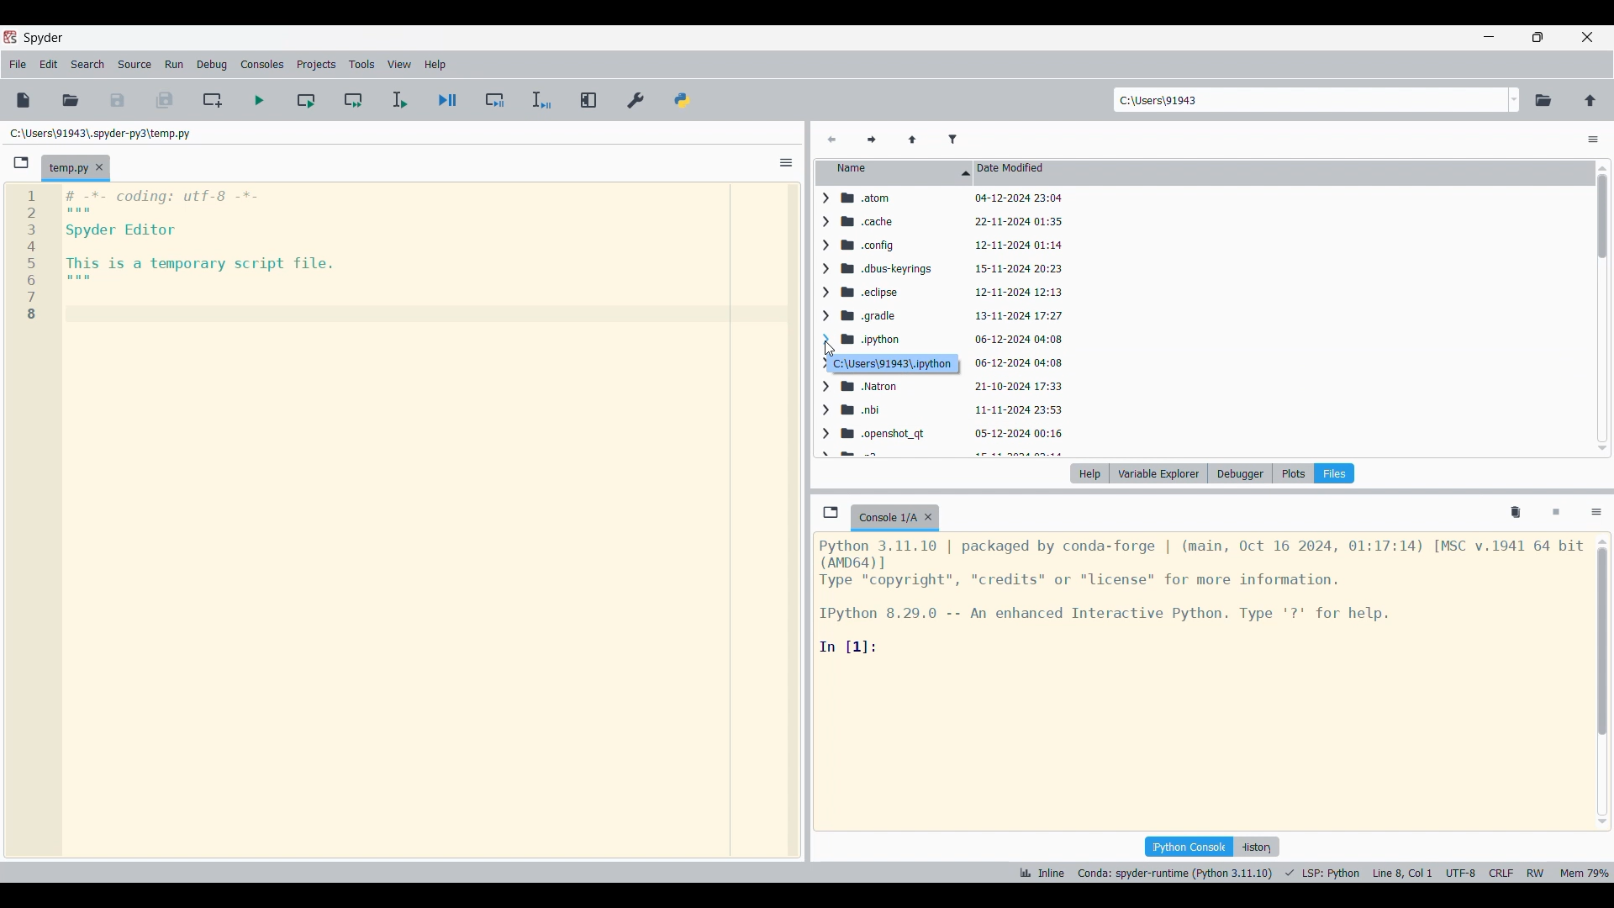  I want to click on Create new cell at current line, so click(211, 100).